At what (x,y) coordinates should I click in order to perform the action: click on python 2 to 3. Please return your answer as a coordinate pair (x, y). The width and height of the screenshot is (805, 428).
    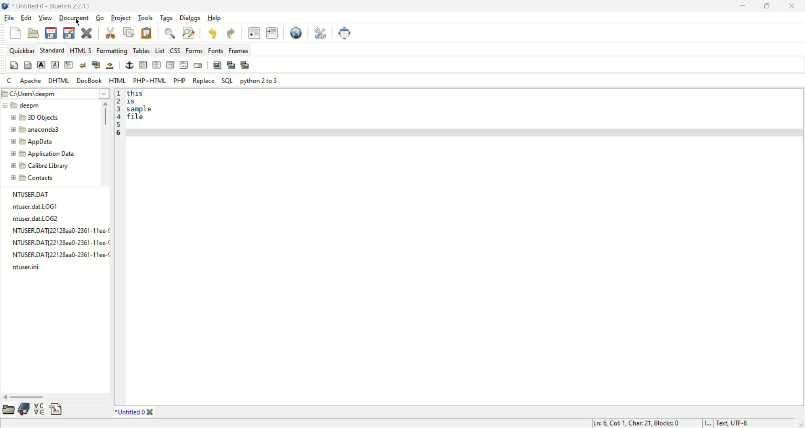
    Looking at the image, I should click on (259, 81).